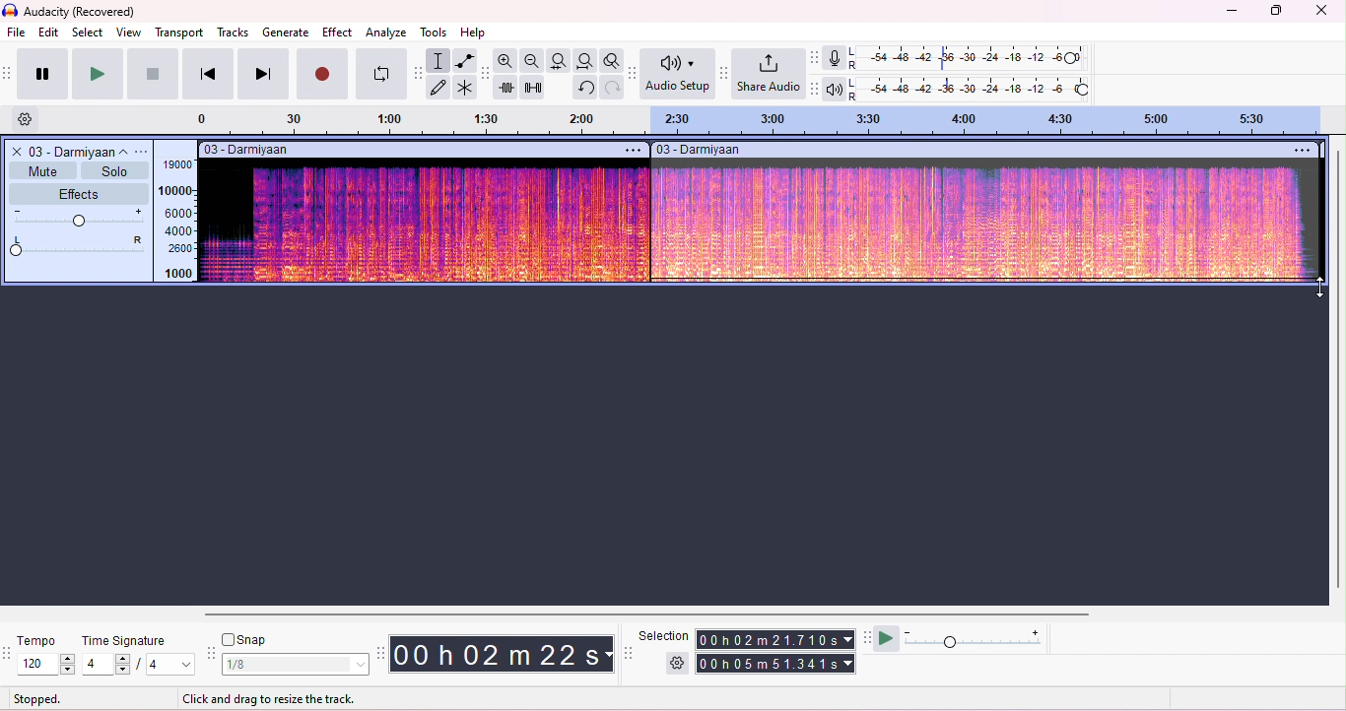  I want to click on draw, so click(440, 88).